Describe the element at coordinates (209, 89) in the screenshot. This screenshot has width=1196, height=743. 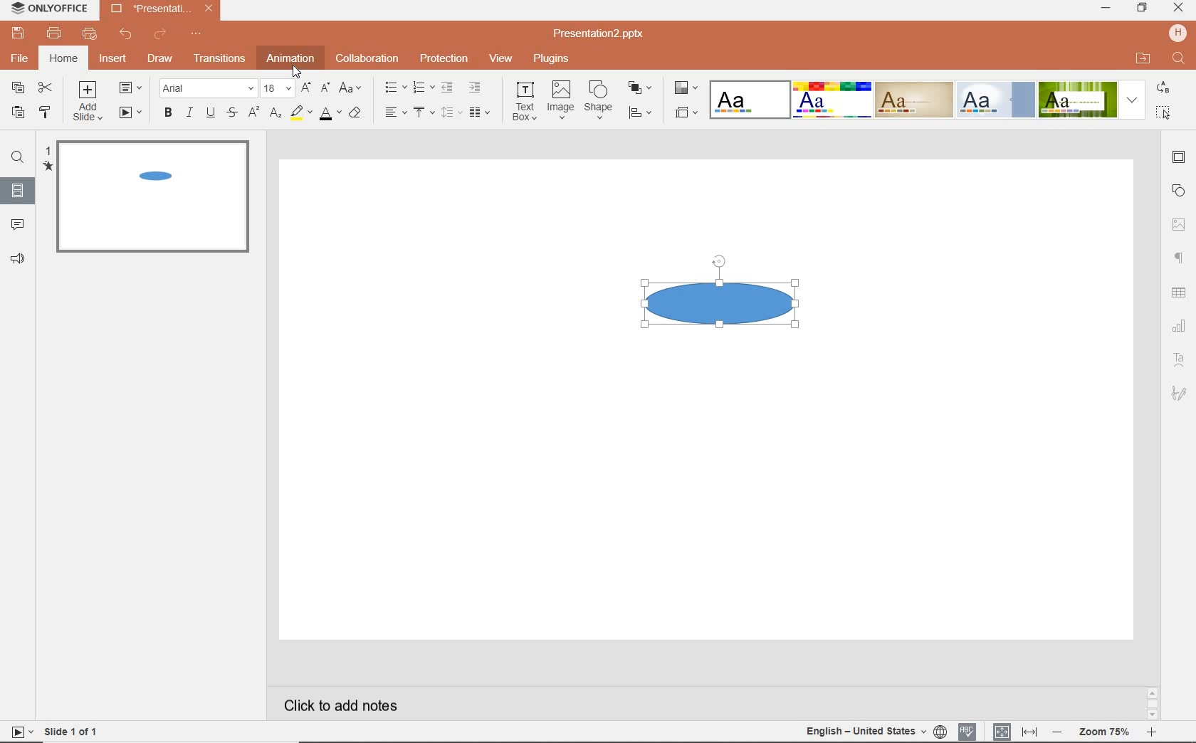
I see `FONT` at that location.